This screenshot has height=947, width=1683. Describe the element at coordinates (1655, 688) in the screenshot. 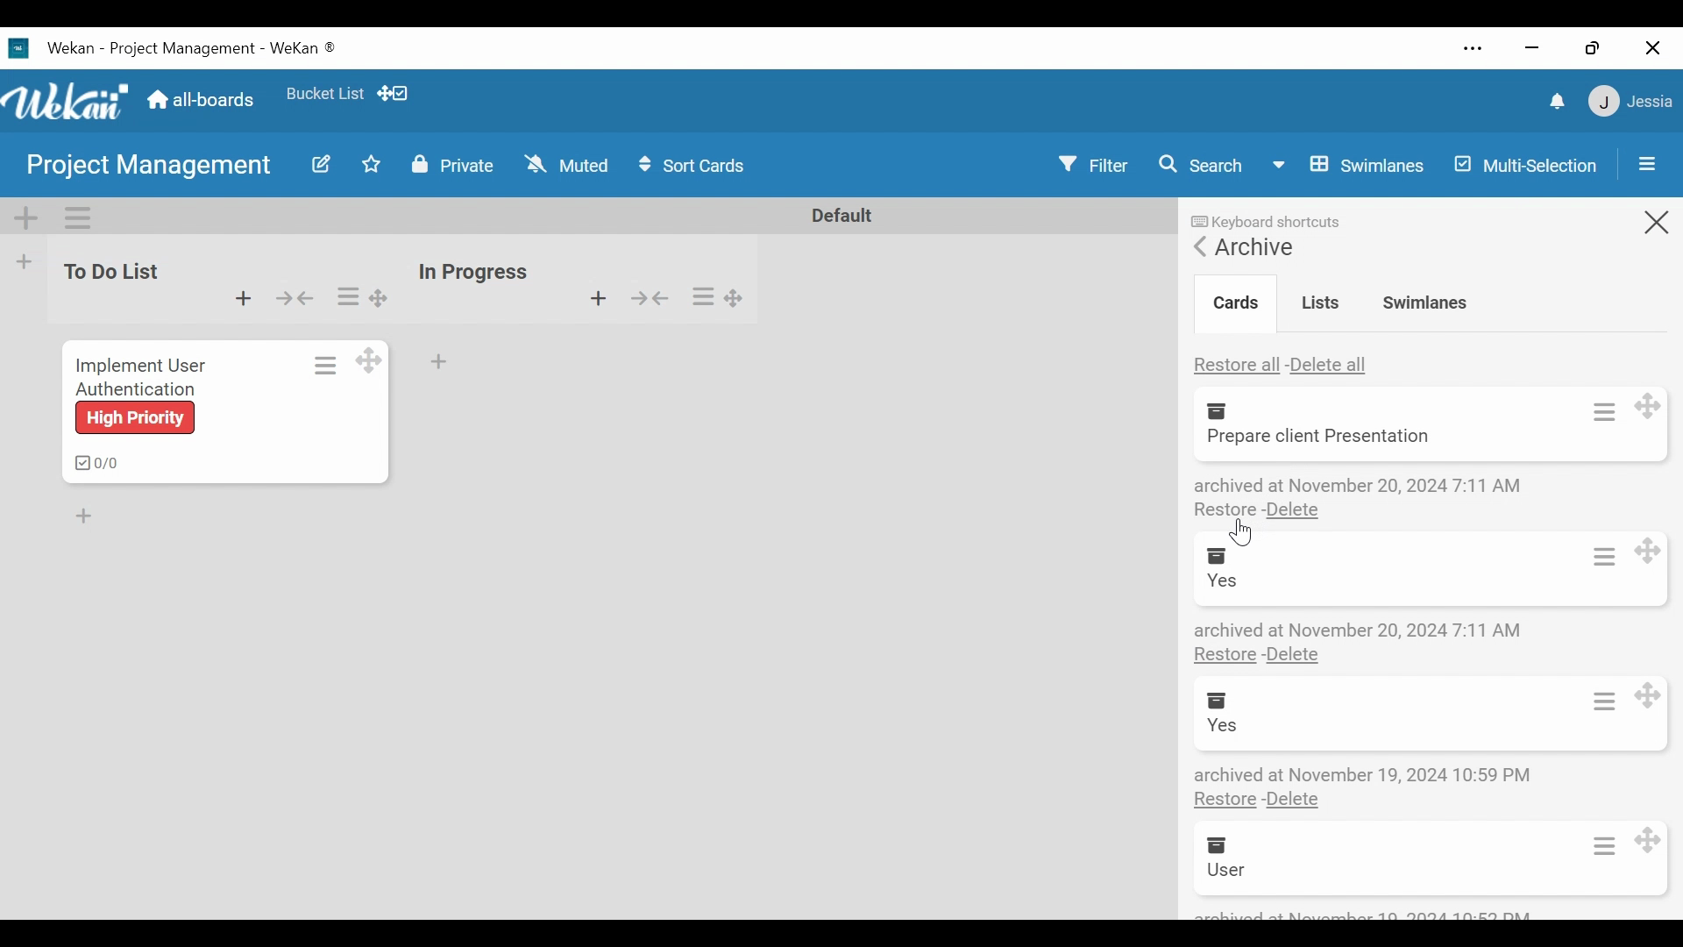

I see `Desktop drag handles` at that location.